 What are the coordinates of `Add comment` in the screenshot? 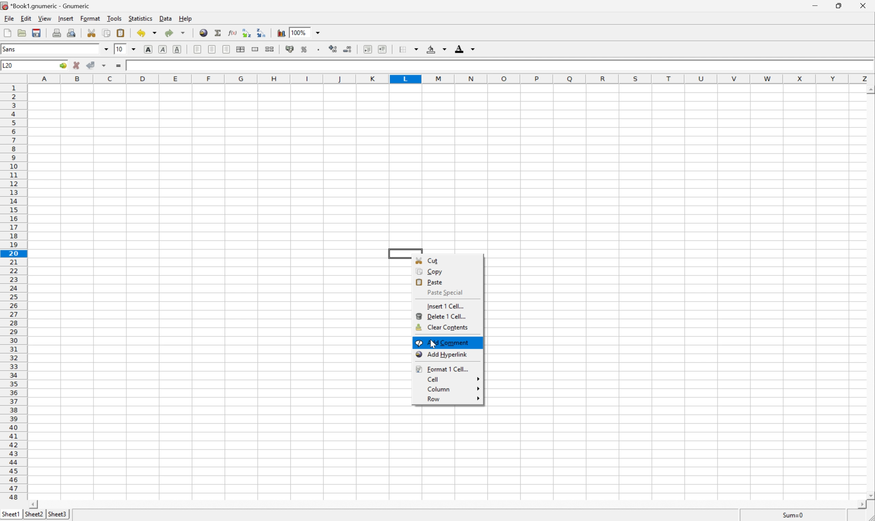 It's located at (443, 342).